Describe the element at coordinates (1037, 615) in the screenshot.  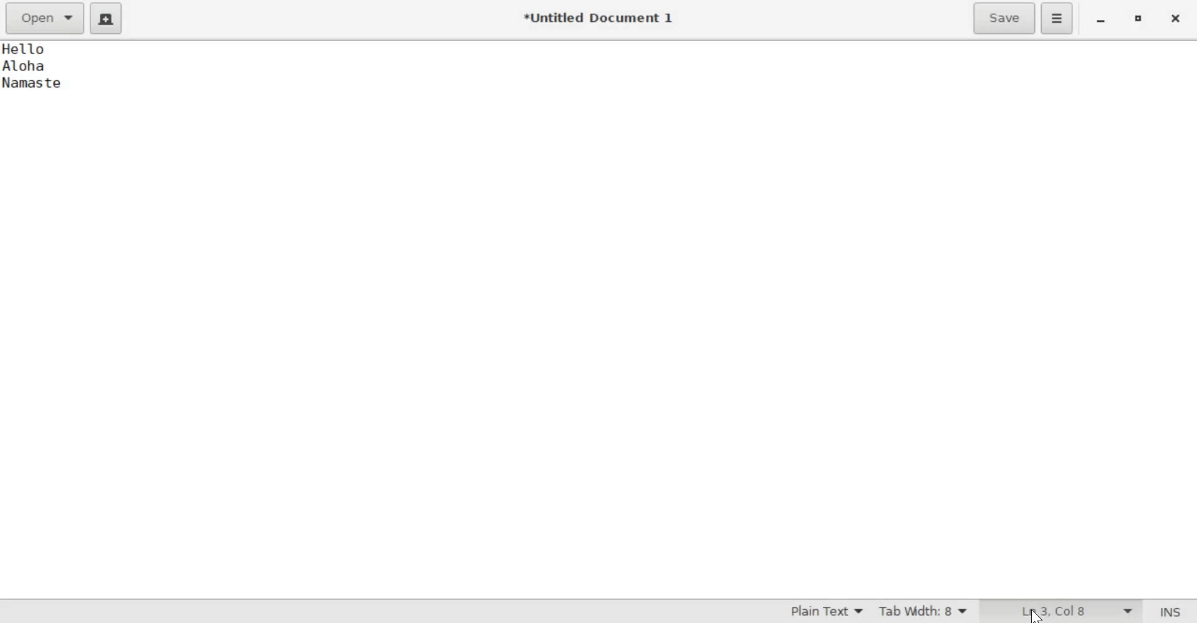
I see `Cursor` at that location.